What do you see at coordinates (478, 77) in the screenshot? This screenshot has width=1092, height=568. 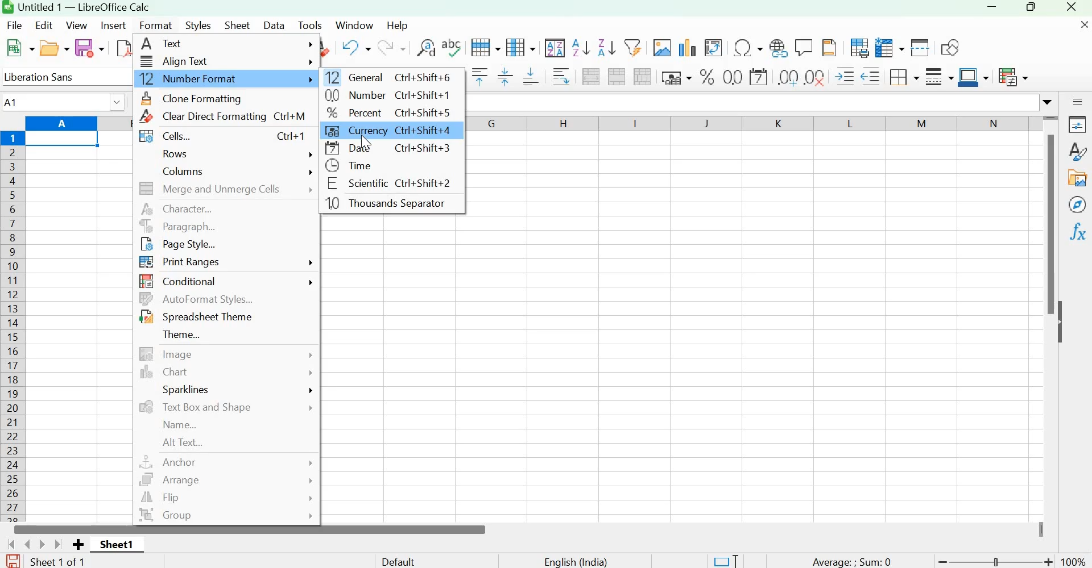 I see `Align top` at bounding box center [478, 77].